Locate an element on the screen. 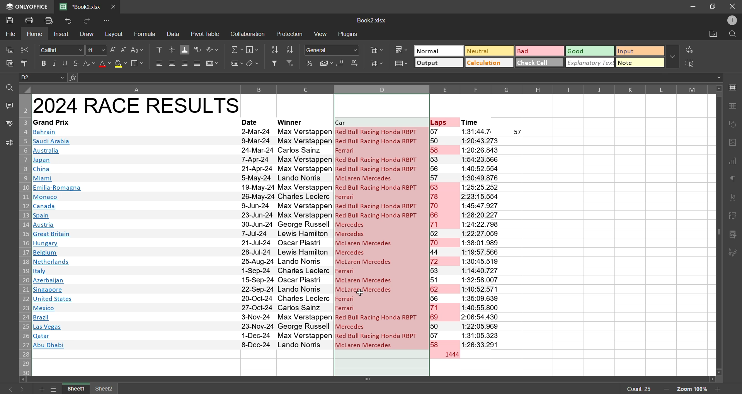 This screenshot has height=394, width=742. 57 is located at coordinates (518, 132).